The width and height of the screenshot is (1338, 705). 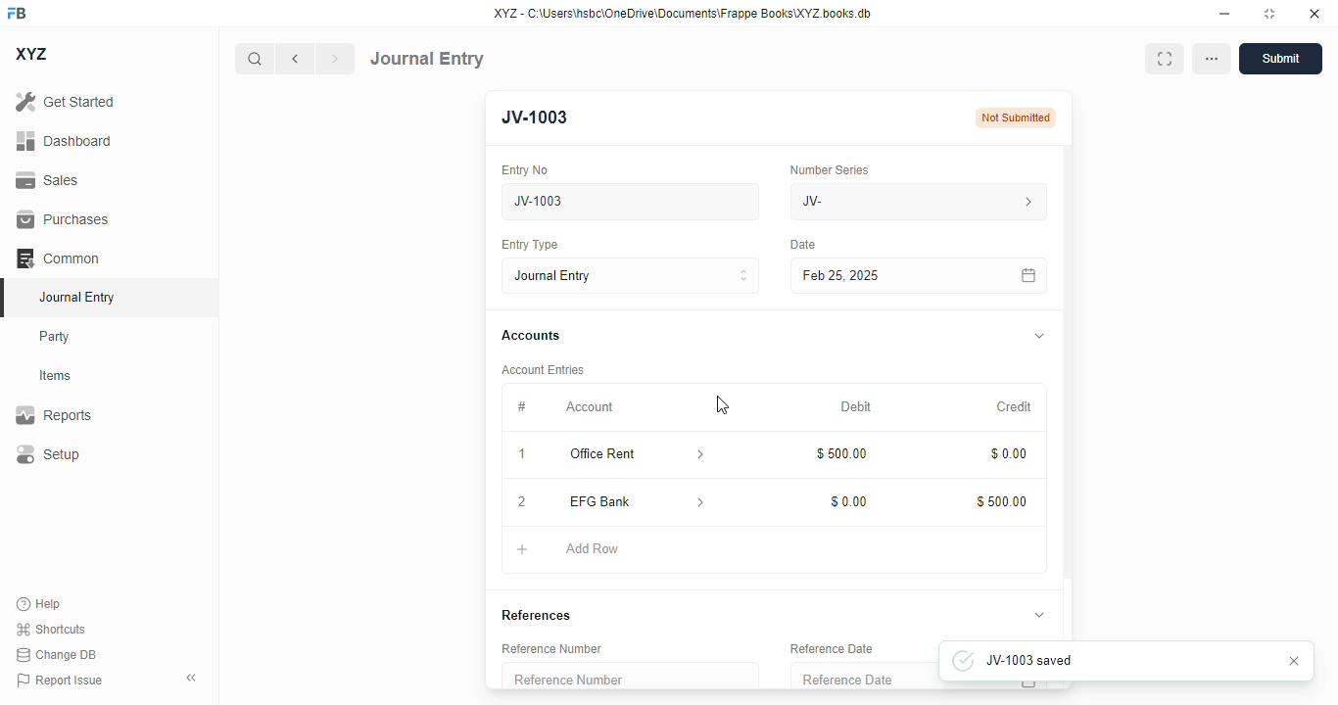 I want to click on account entries, so click(x=543, y=369).